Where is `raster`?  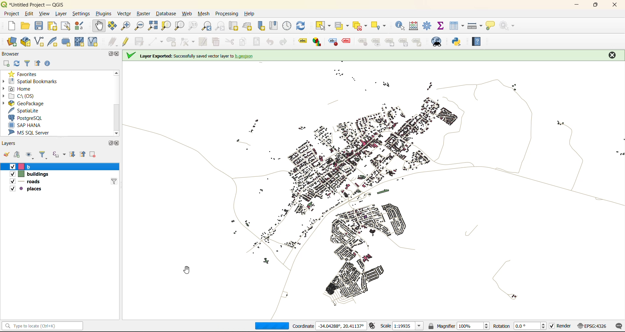
raster is located at coordinates (145, 14).